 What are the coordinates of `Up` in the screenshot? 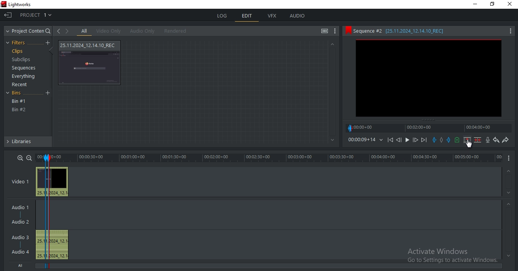 It's located at (509, 204).